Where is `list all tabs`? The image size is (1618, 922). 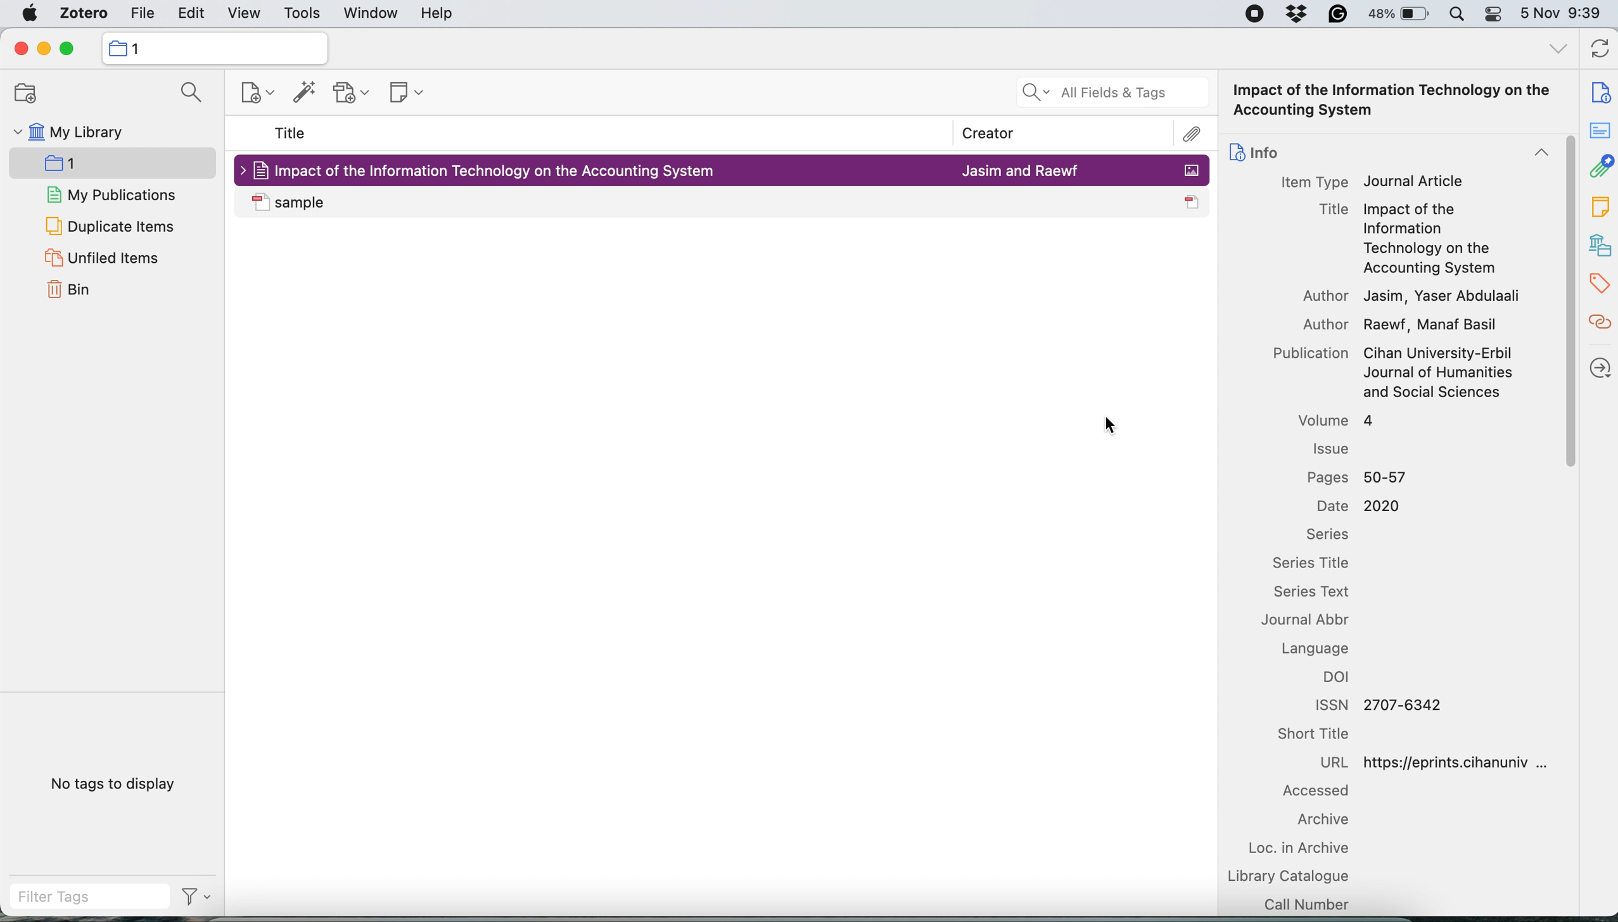
list all tabs is located at coordinates (1558, 53).